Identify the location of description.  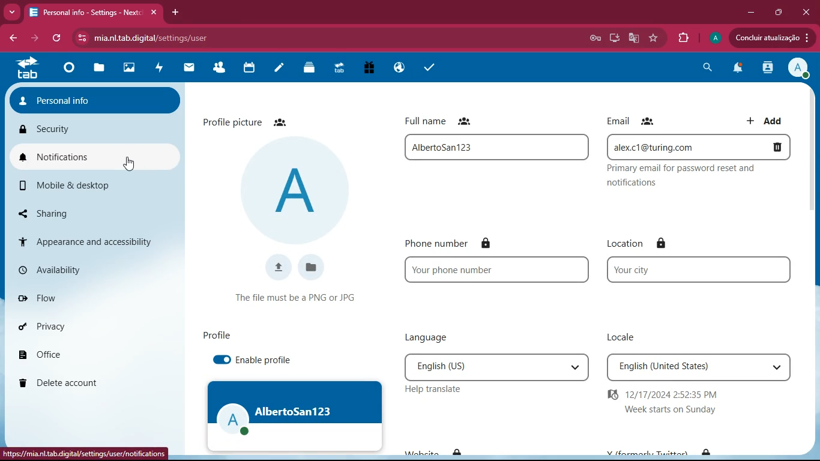
(684, 176).